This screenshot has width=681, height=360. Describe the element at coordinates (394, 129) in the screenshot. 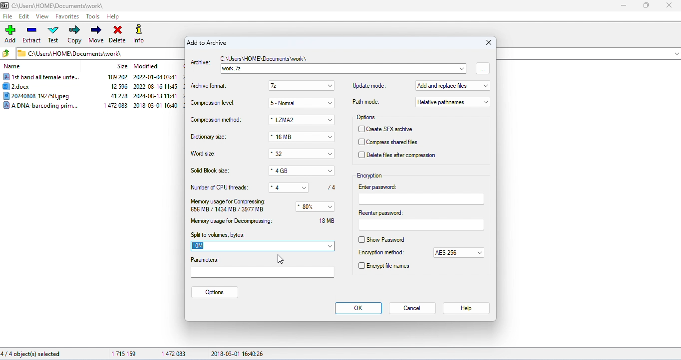

I see `create SFX archieve` at that location.